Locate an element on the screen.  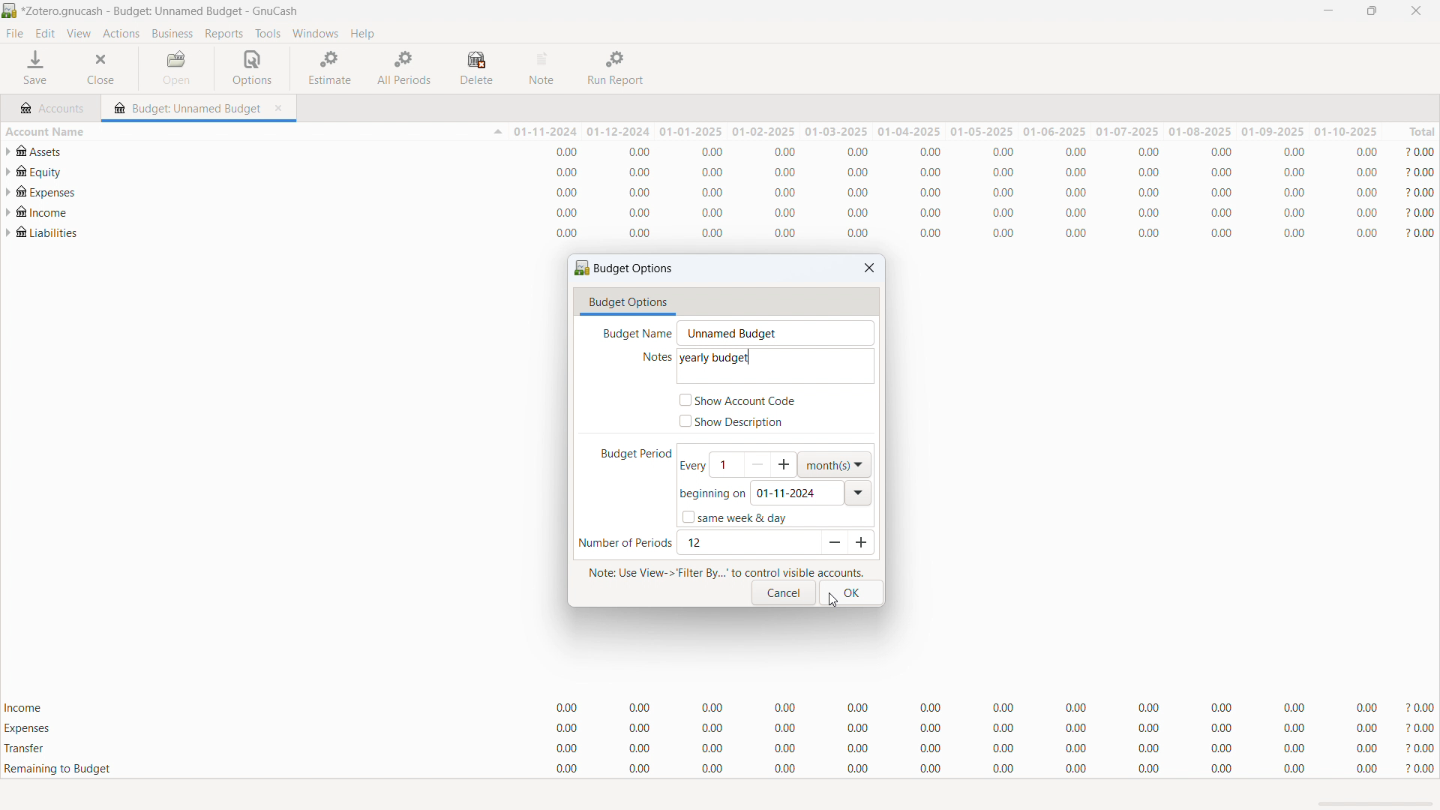
budget period is located at coordinates (628, 456).